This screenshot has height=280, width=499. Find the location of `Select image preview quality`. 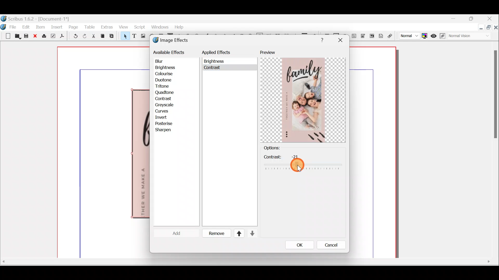

Select image preview quality is located at coordinates (408, 35).